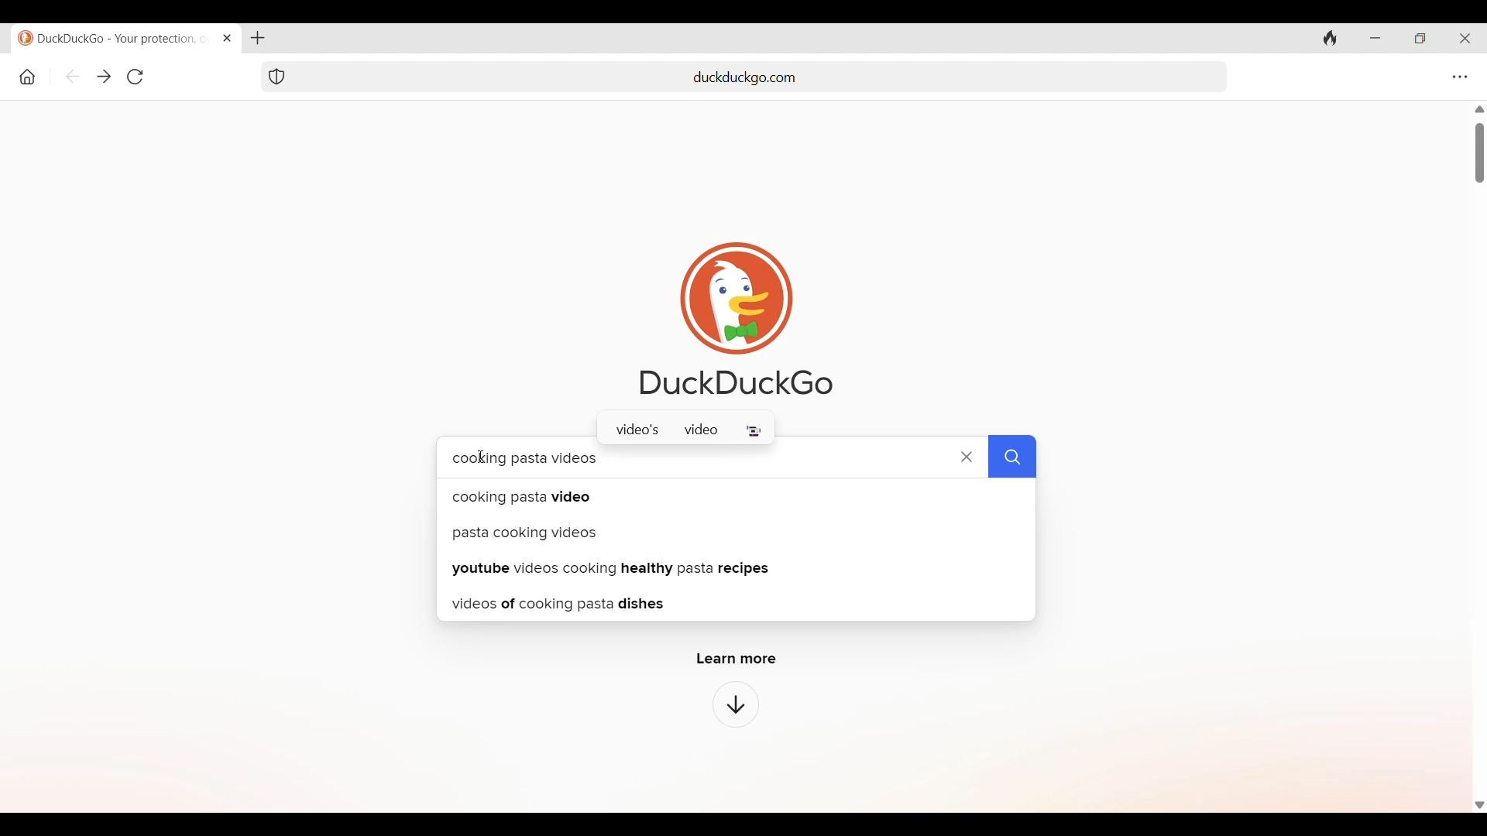  What do you see at coordinates (737, 604) in the screenshot?
I see `Videos of cooking pasta dishes` at bounding box center [737, 604].